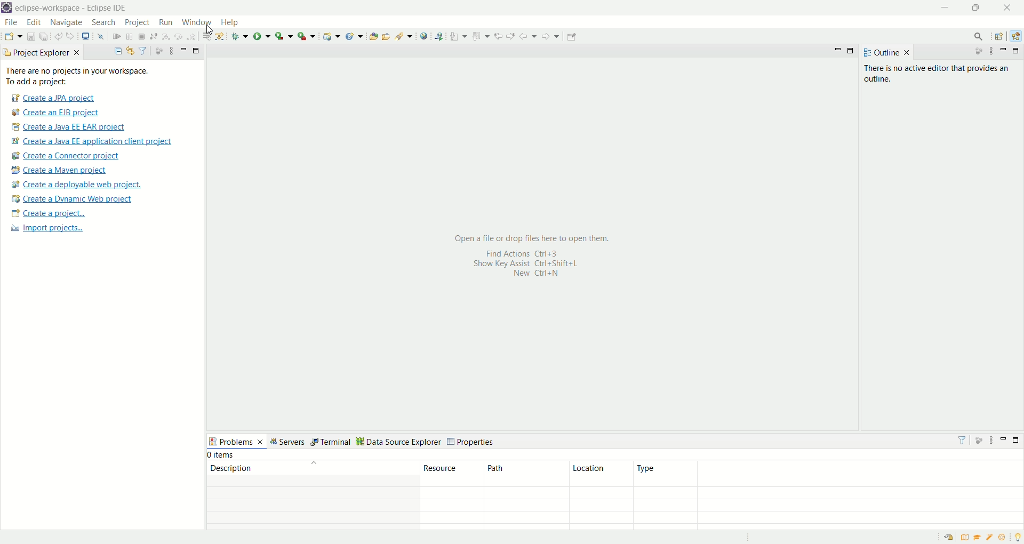  Describe the element at coordinates (235, 441) in the screenshot. I see `problems` at that location.